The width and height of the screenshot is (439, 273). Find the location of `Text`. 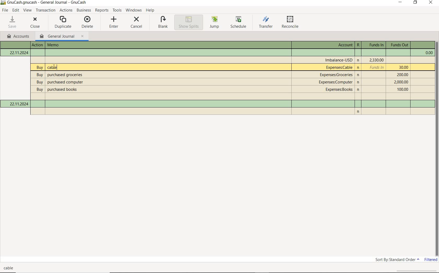

Text is located at coordinates (358, 45).